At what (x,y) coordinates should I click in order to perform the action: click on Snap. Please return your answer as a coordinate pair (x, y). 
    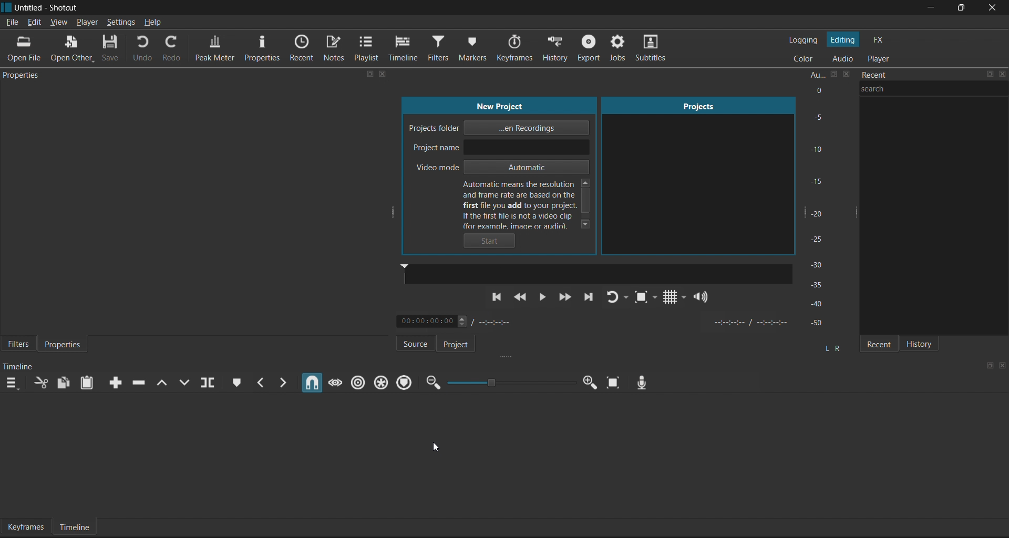
    Looking at the image, I should click on (310, 383).